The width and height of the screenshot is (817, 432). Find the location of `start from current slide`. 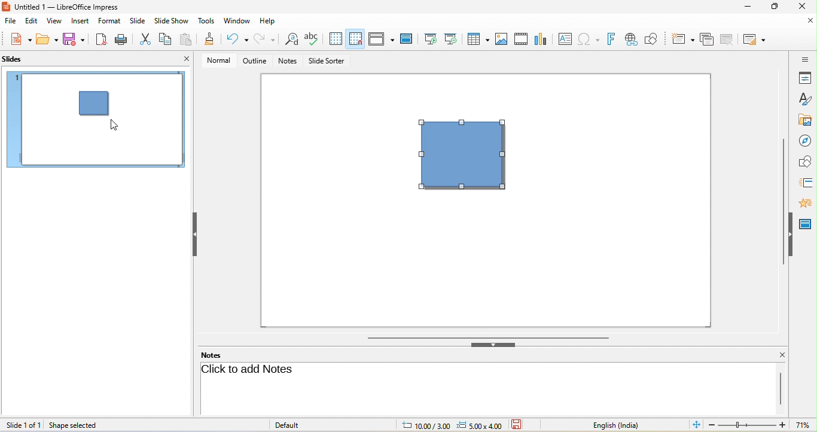

start from current slide is located at coordinates (453, 40).